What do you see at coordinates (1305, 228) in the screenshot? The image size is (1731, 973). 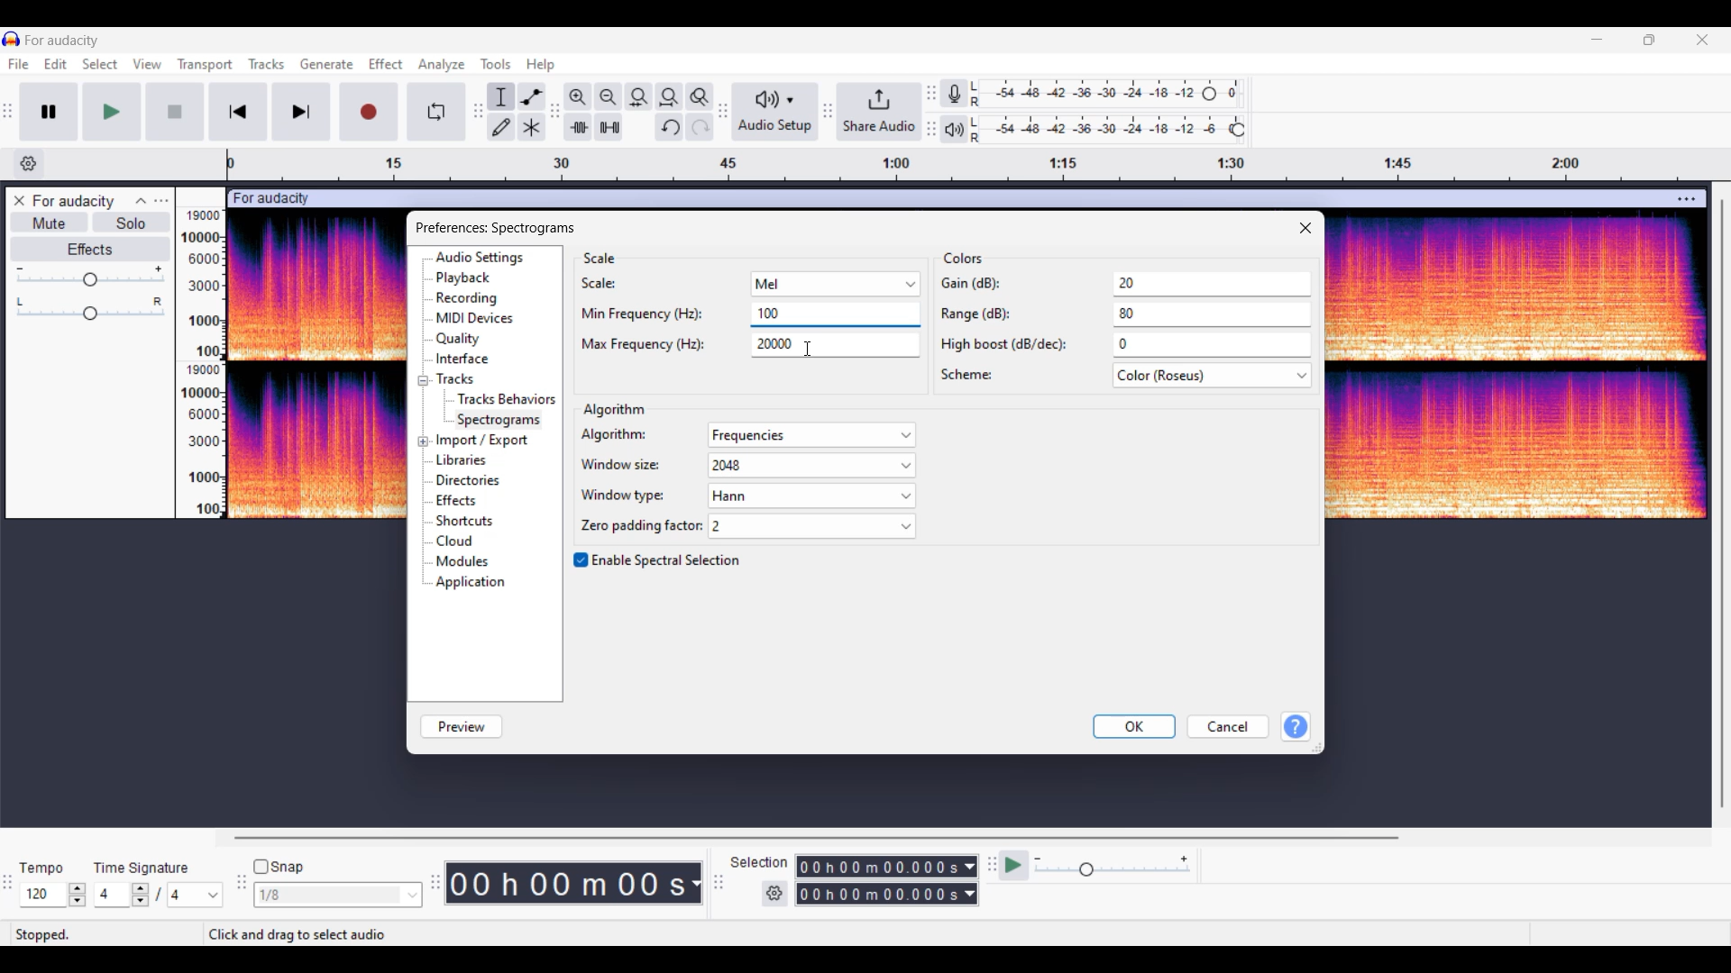 I see `Close window` at bounding box center [1305, 228].